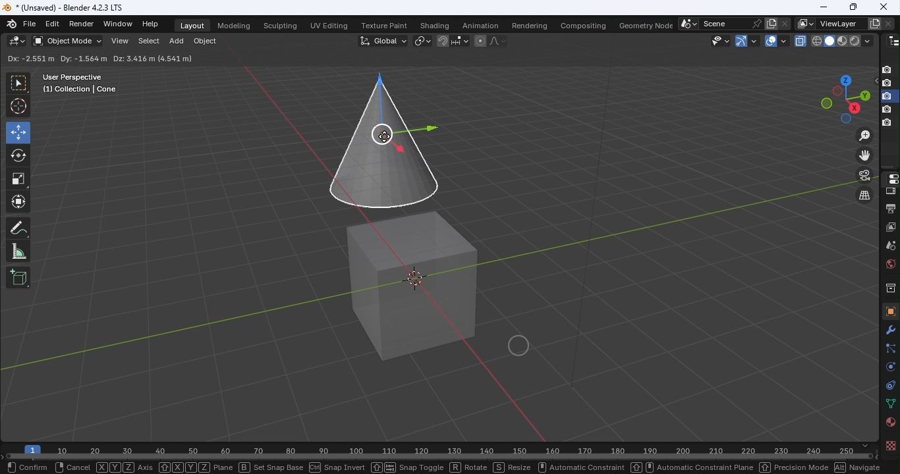 Image resolution: width=900 pixels, height=474 pixels. I want to click on Show overlays, so click(770, 41).